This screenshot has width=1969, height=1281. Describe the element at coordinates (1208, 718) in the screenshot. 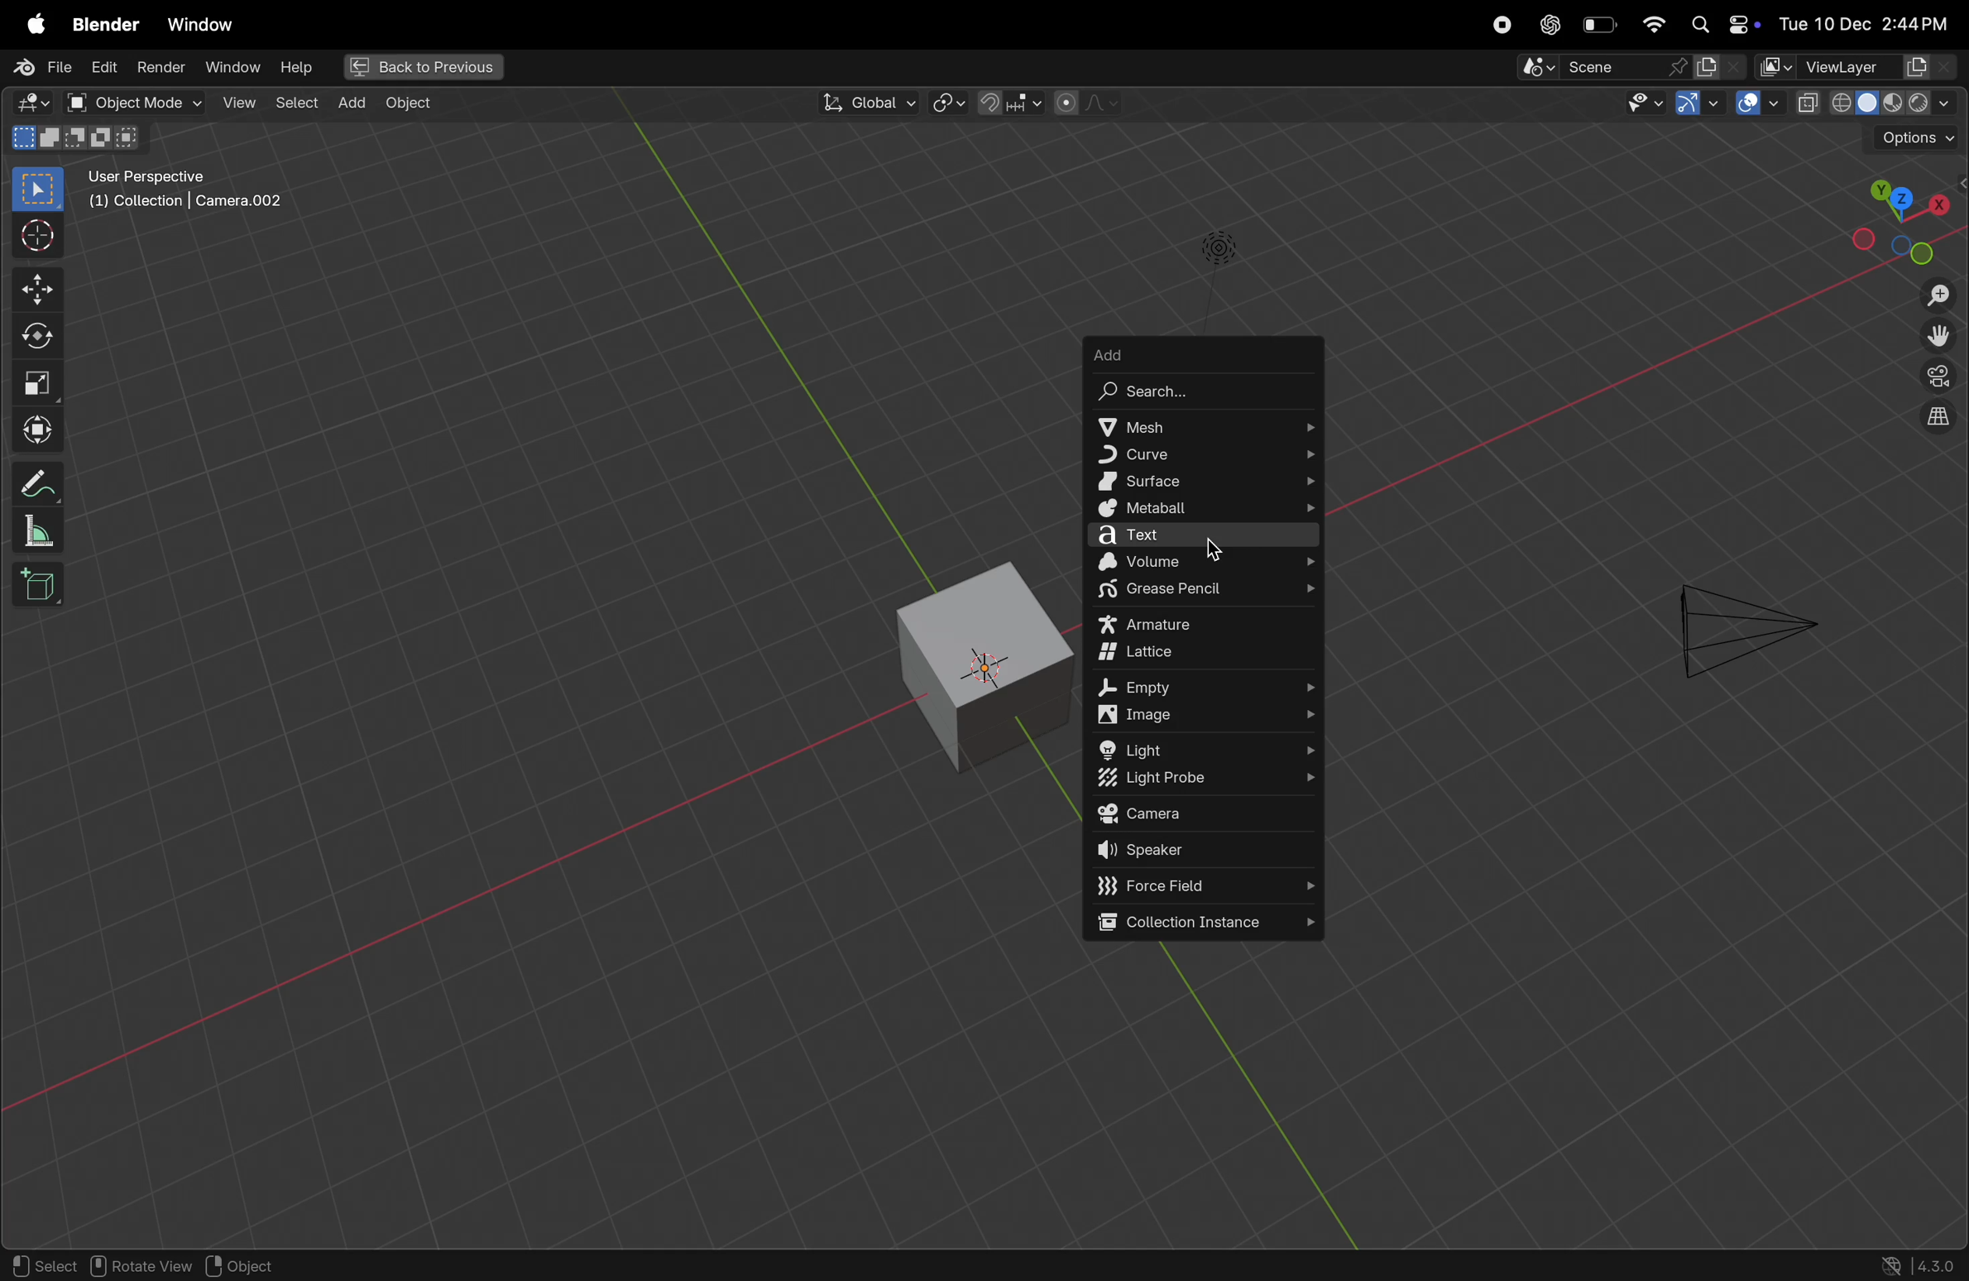

I see `image` at that location.